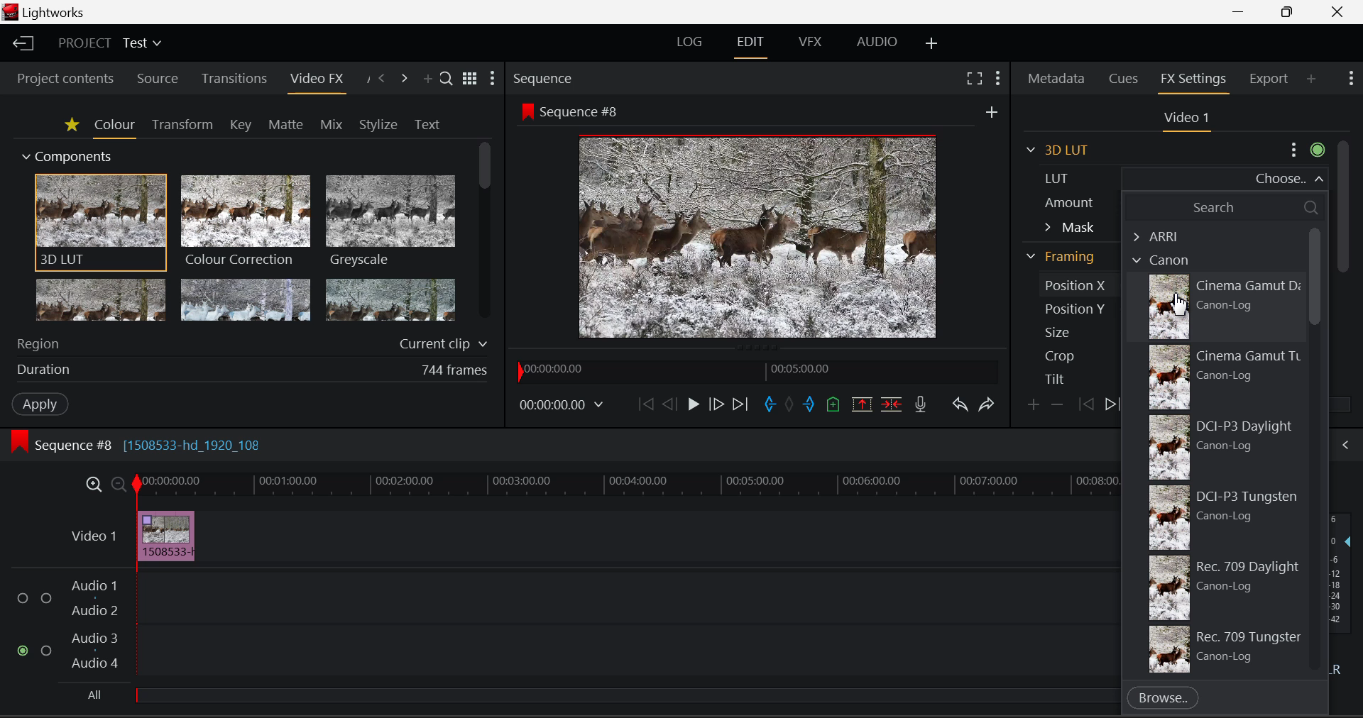  Describe the element at coordinates (114, 128) in the screenshot. I see `Colour Tab Open` at that location.